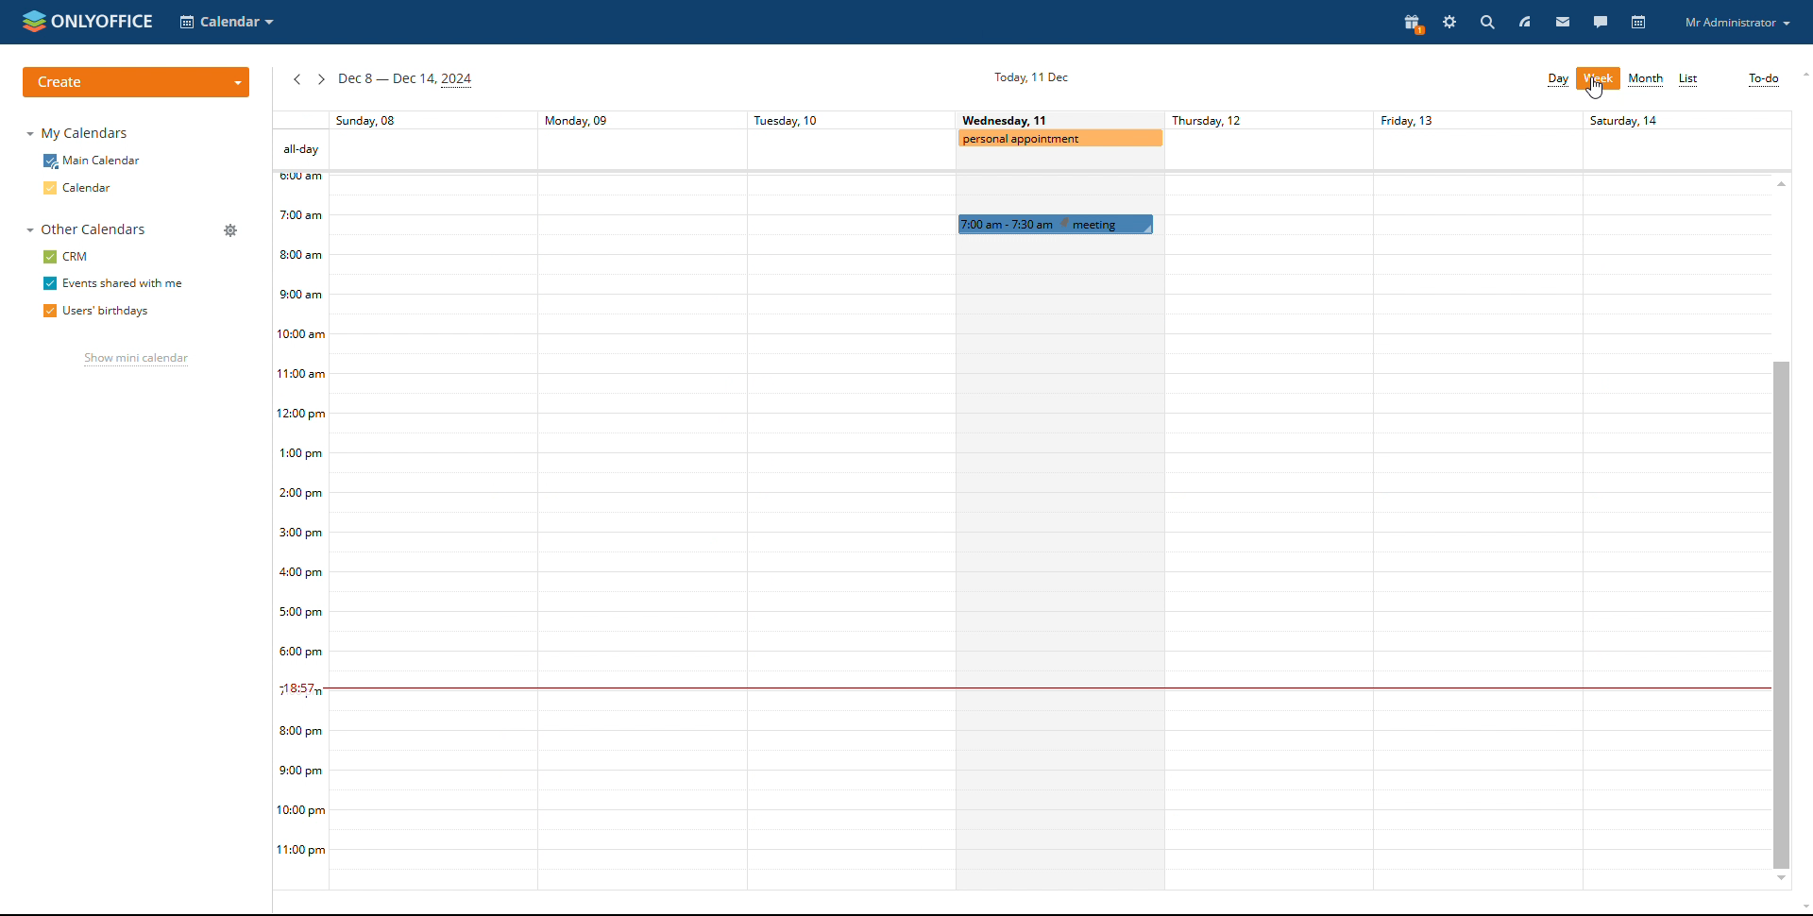 The height and width of the screenshot is (916, 1813). I want to click on logo, so click(88, 22).